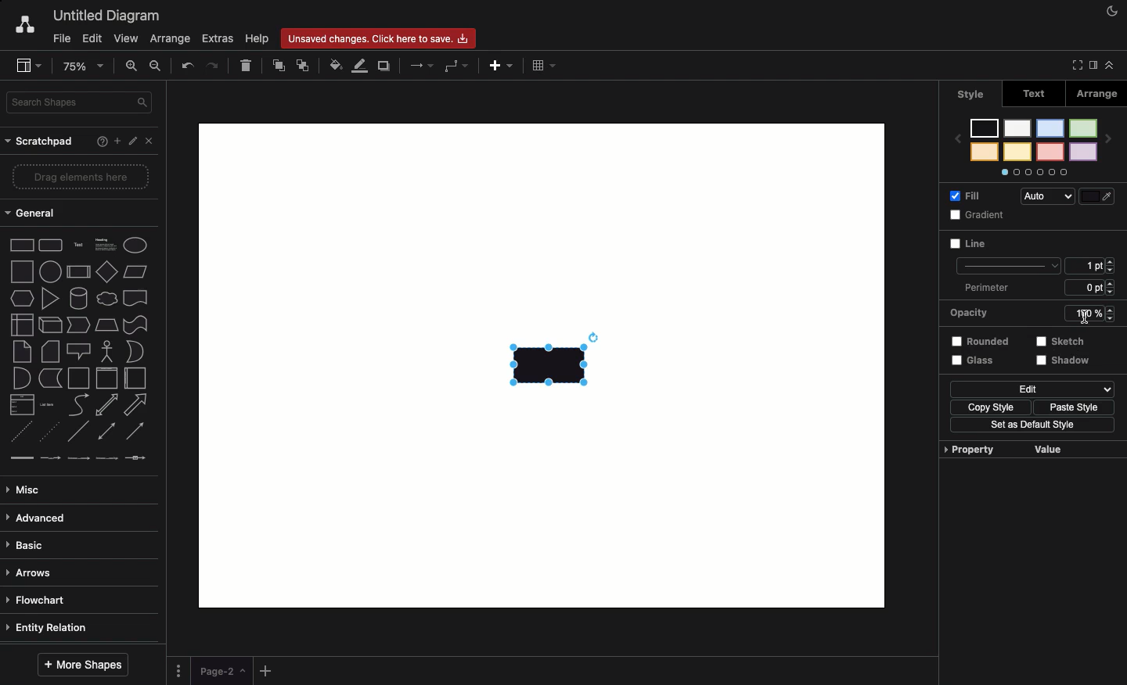  Describe the element at coordinates (967, 195) in the screenshot. I see `Fill` at that location.